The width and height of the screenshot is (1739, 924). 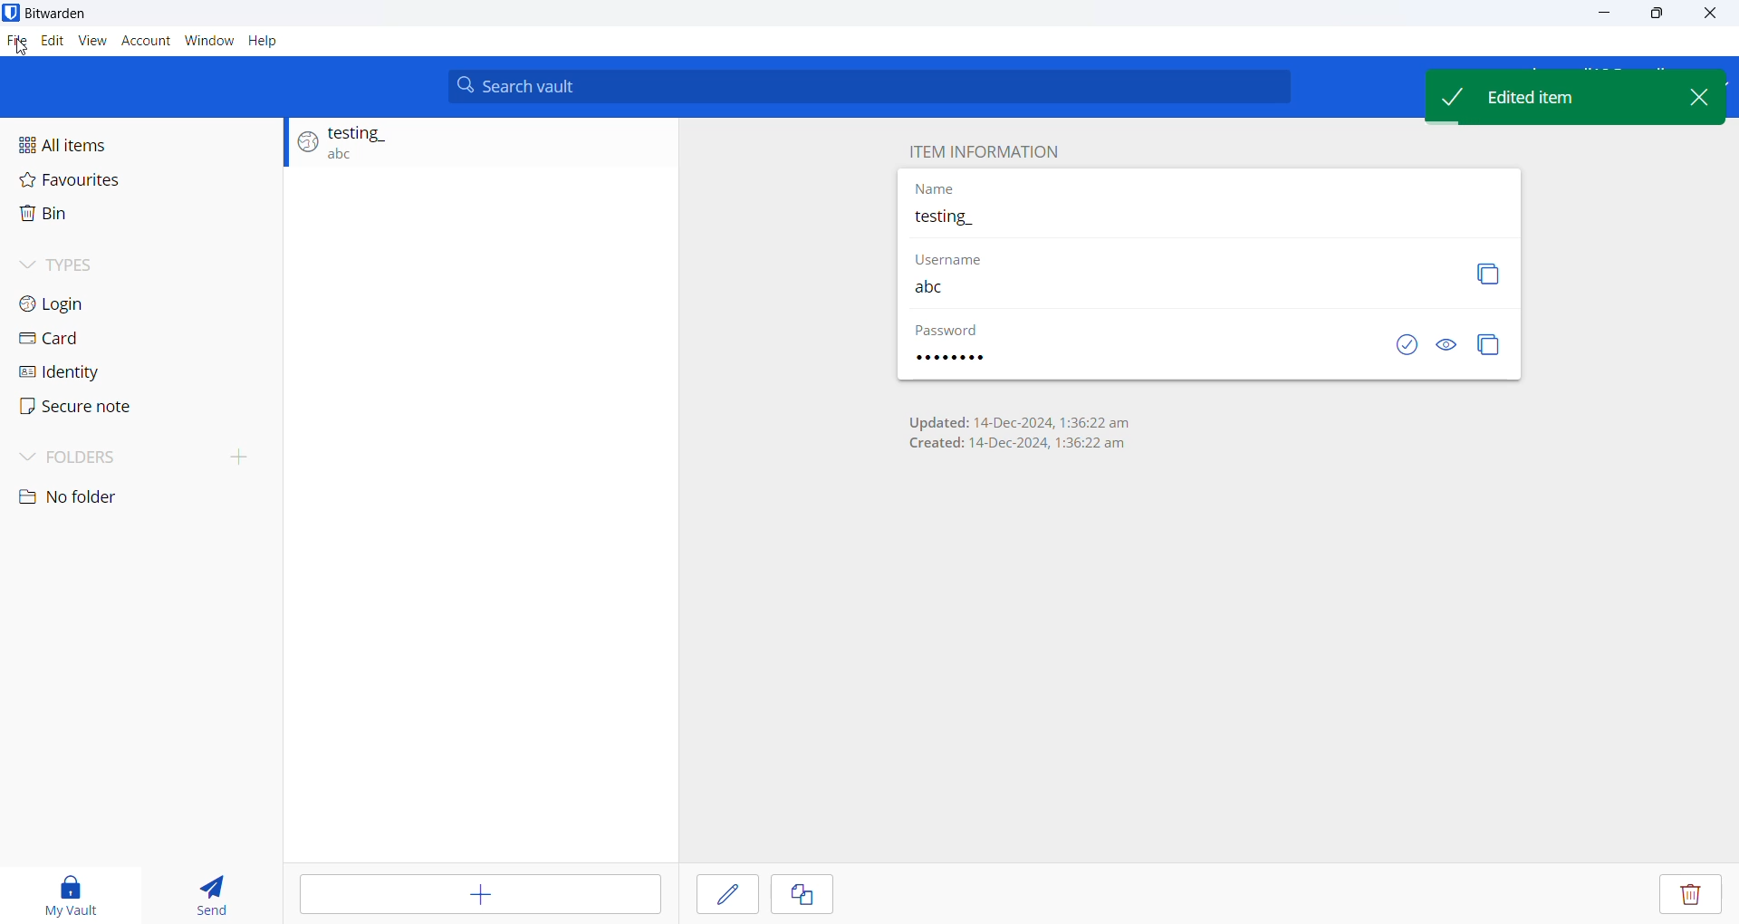 I want to click on Edit, so click(x=52, y=42).